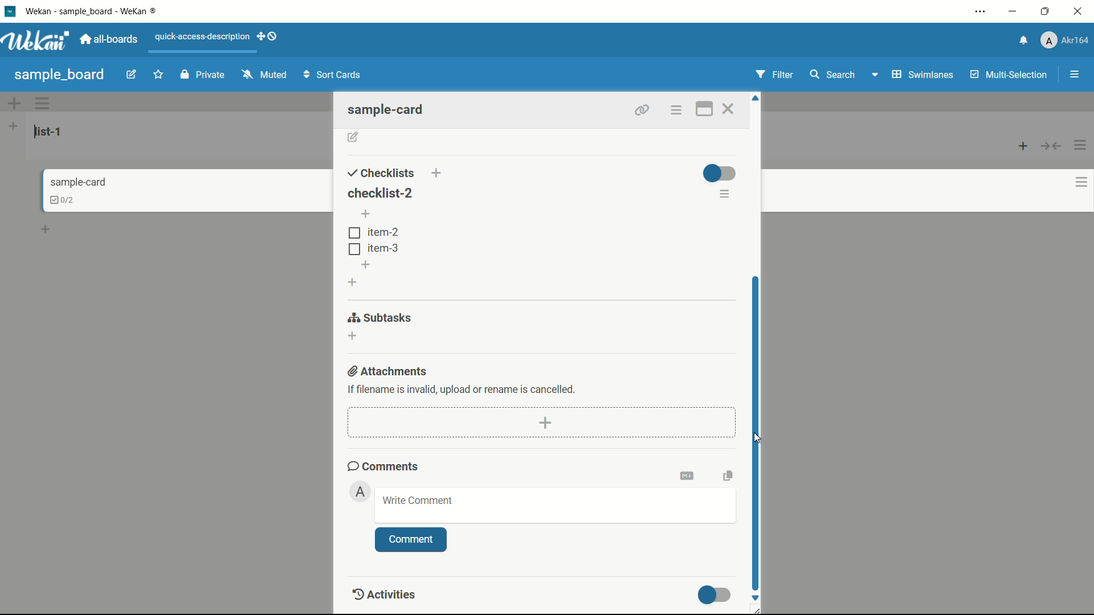 This screenshot has width=1094, height=615. Describe the element at coordinates (334, 74) in the screenshot. I see `Sort Cards` at that location.